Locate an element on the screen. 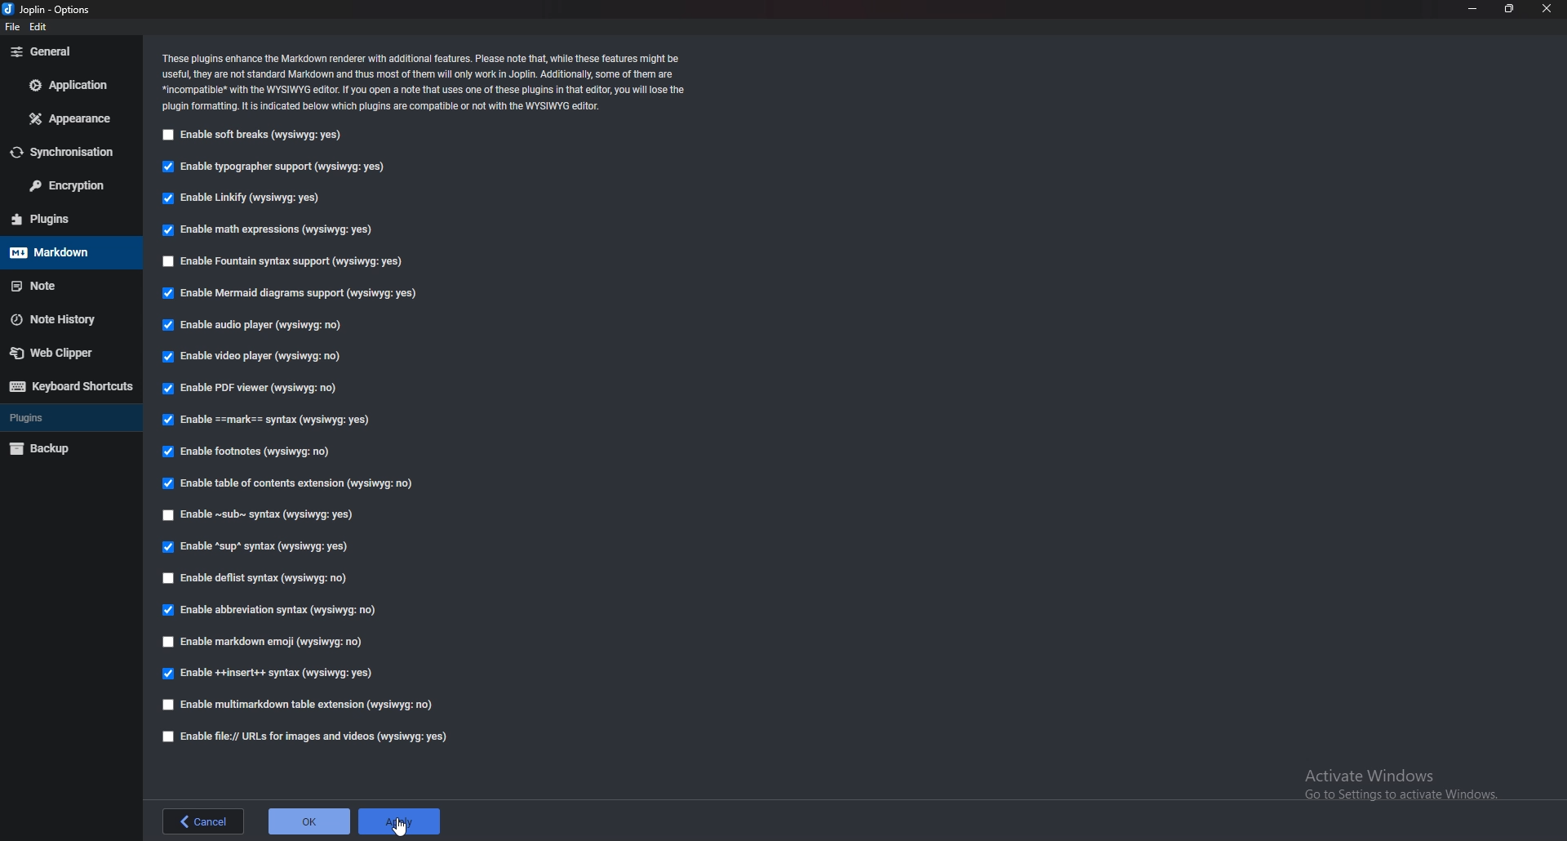  note is located at coordinates (70, 284).